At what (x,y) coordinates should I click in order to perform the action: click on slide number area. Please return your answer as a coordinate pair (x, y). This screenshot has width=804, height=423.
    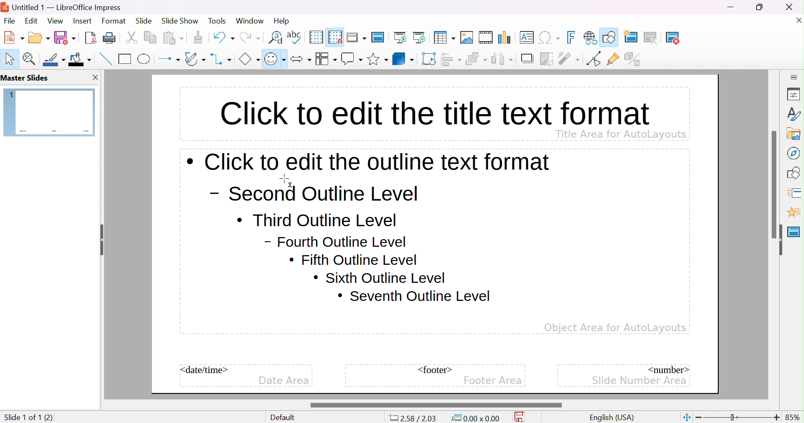
    Looking at the image, I should click on (640, 380).